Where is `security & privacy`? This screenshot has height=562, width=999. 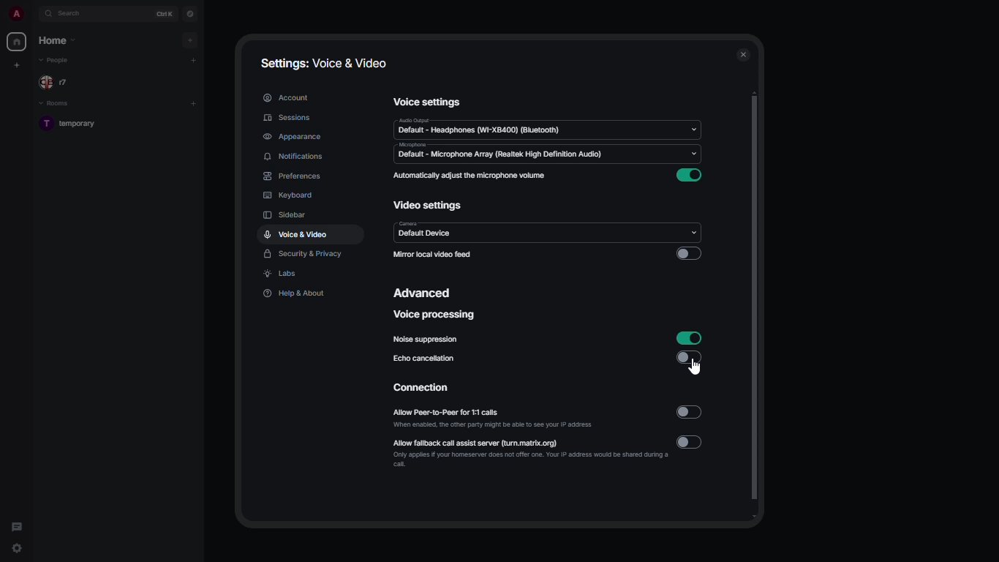 security & privacy is located at coordinates (305, 254).